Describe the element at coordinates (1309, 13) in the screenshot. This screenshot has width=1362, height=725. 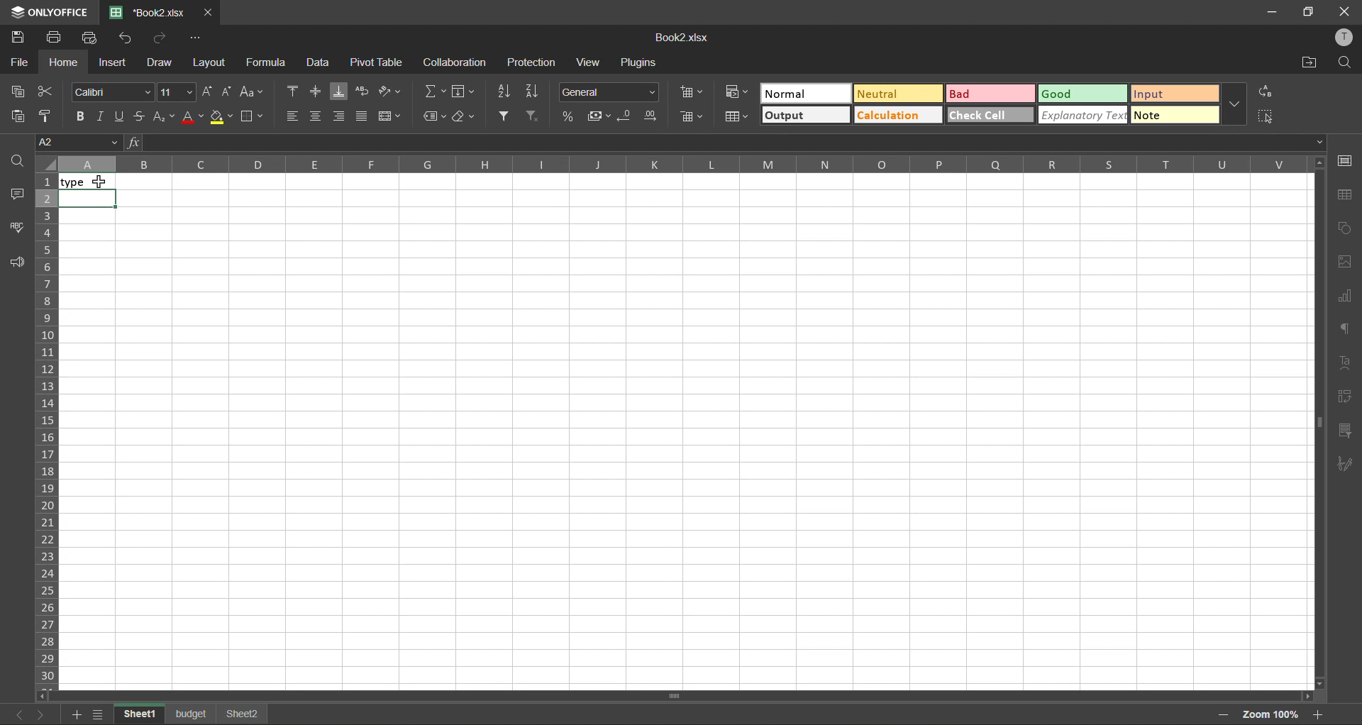
I see `maximize` at that location.